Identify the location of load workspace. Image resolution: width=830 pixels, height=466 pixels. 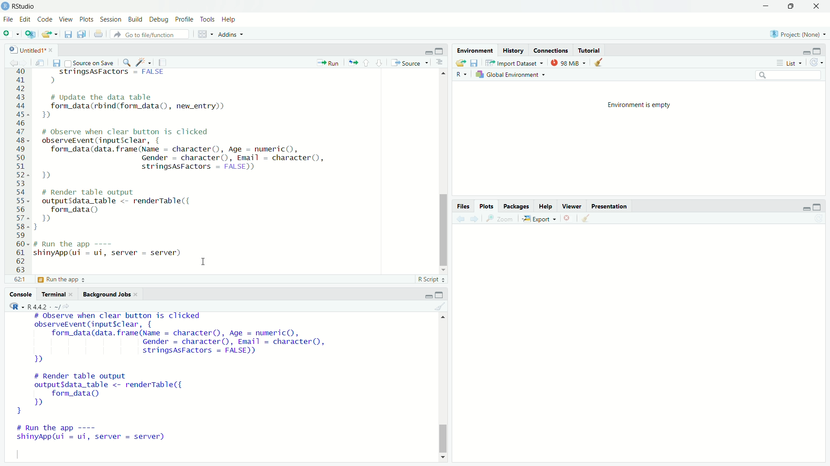
(459, 63).